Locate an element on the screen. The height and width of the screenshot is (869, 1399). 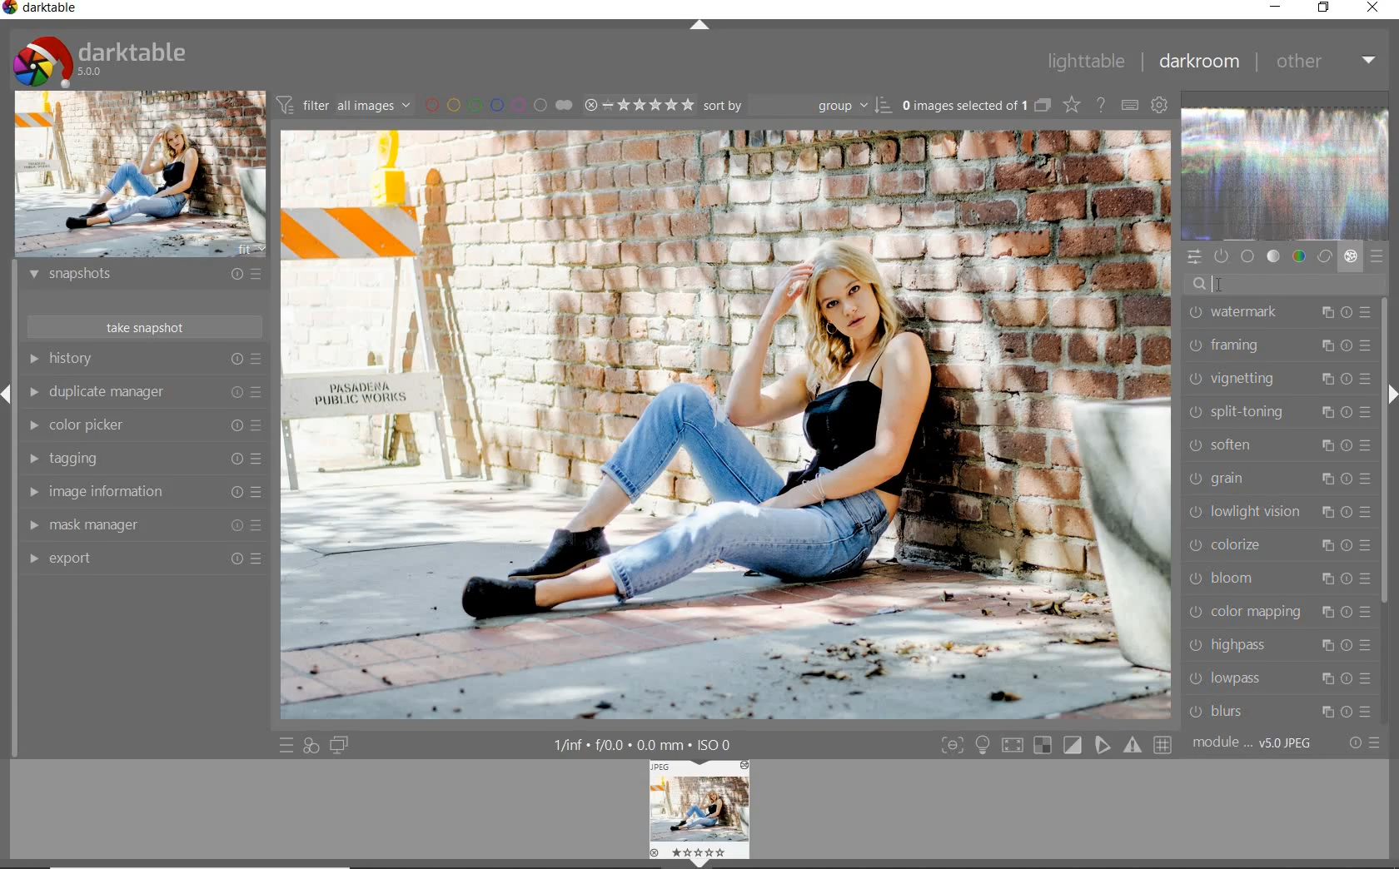
color mapping is located at coordinates (1275, 612).